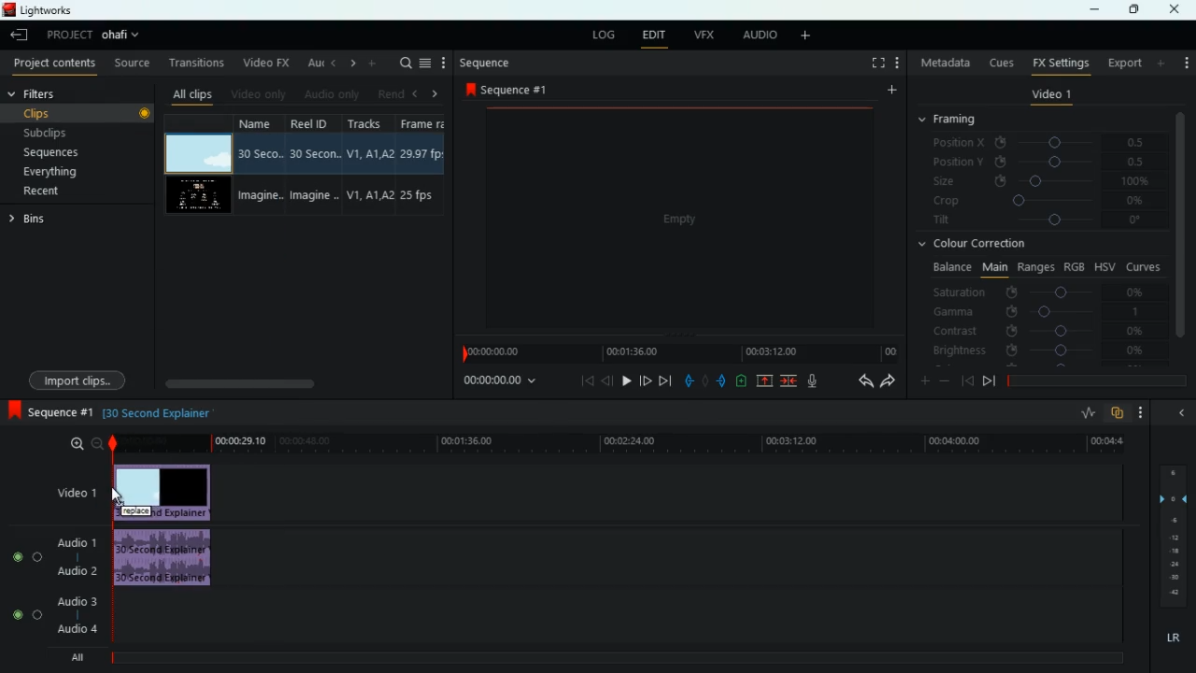  Describe the element at coordinates (1186, 62) in the screenshot. I see `add` at that location.